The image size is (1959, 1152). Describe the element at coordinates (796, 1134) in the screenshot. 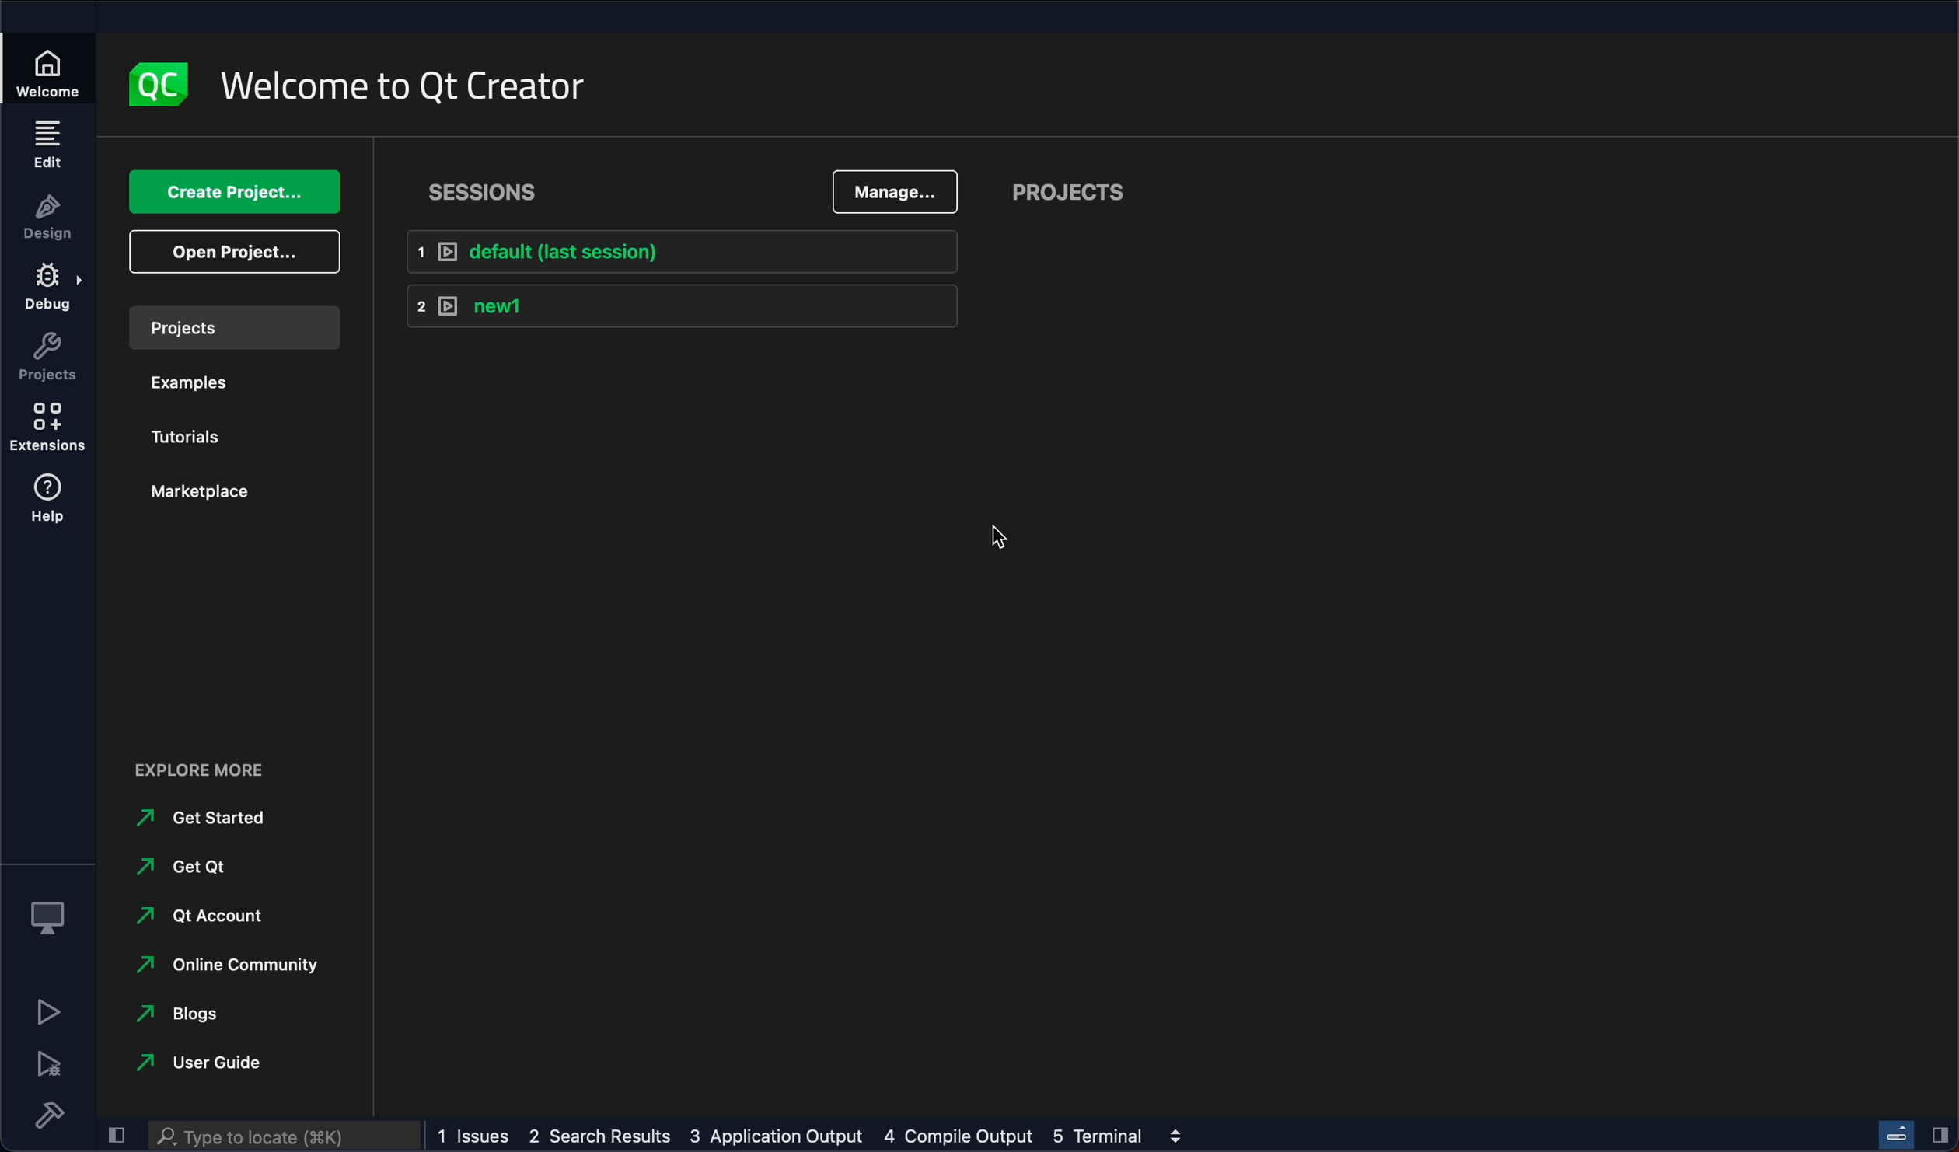

I see `log` at that location.